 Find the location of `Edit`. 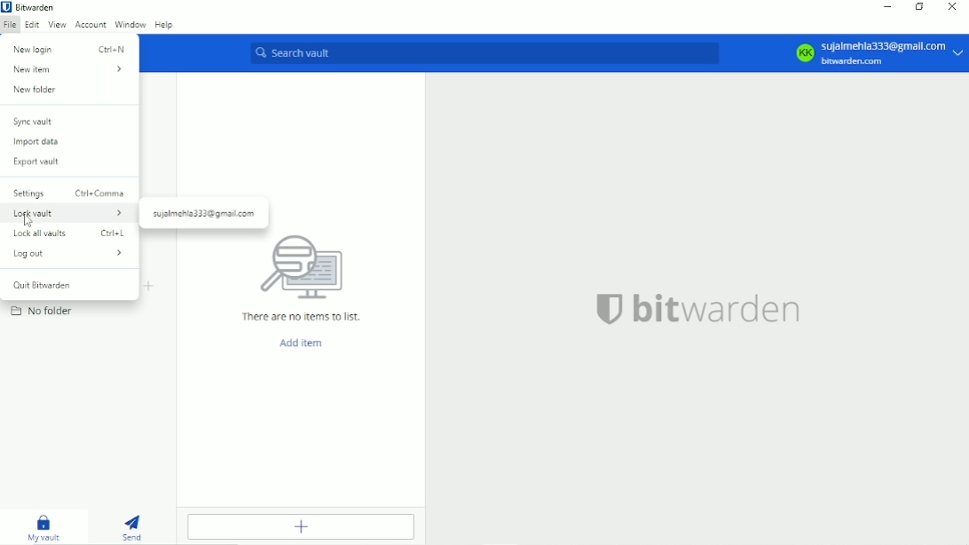

Edit is located at coordinates (31, 26).